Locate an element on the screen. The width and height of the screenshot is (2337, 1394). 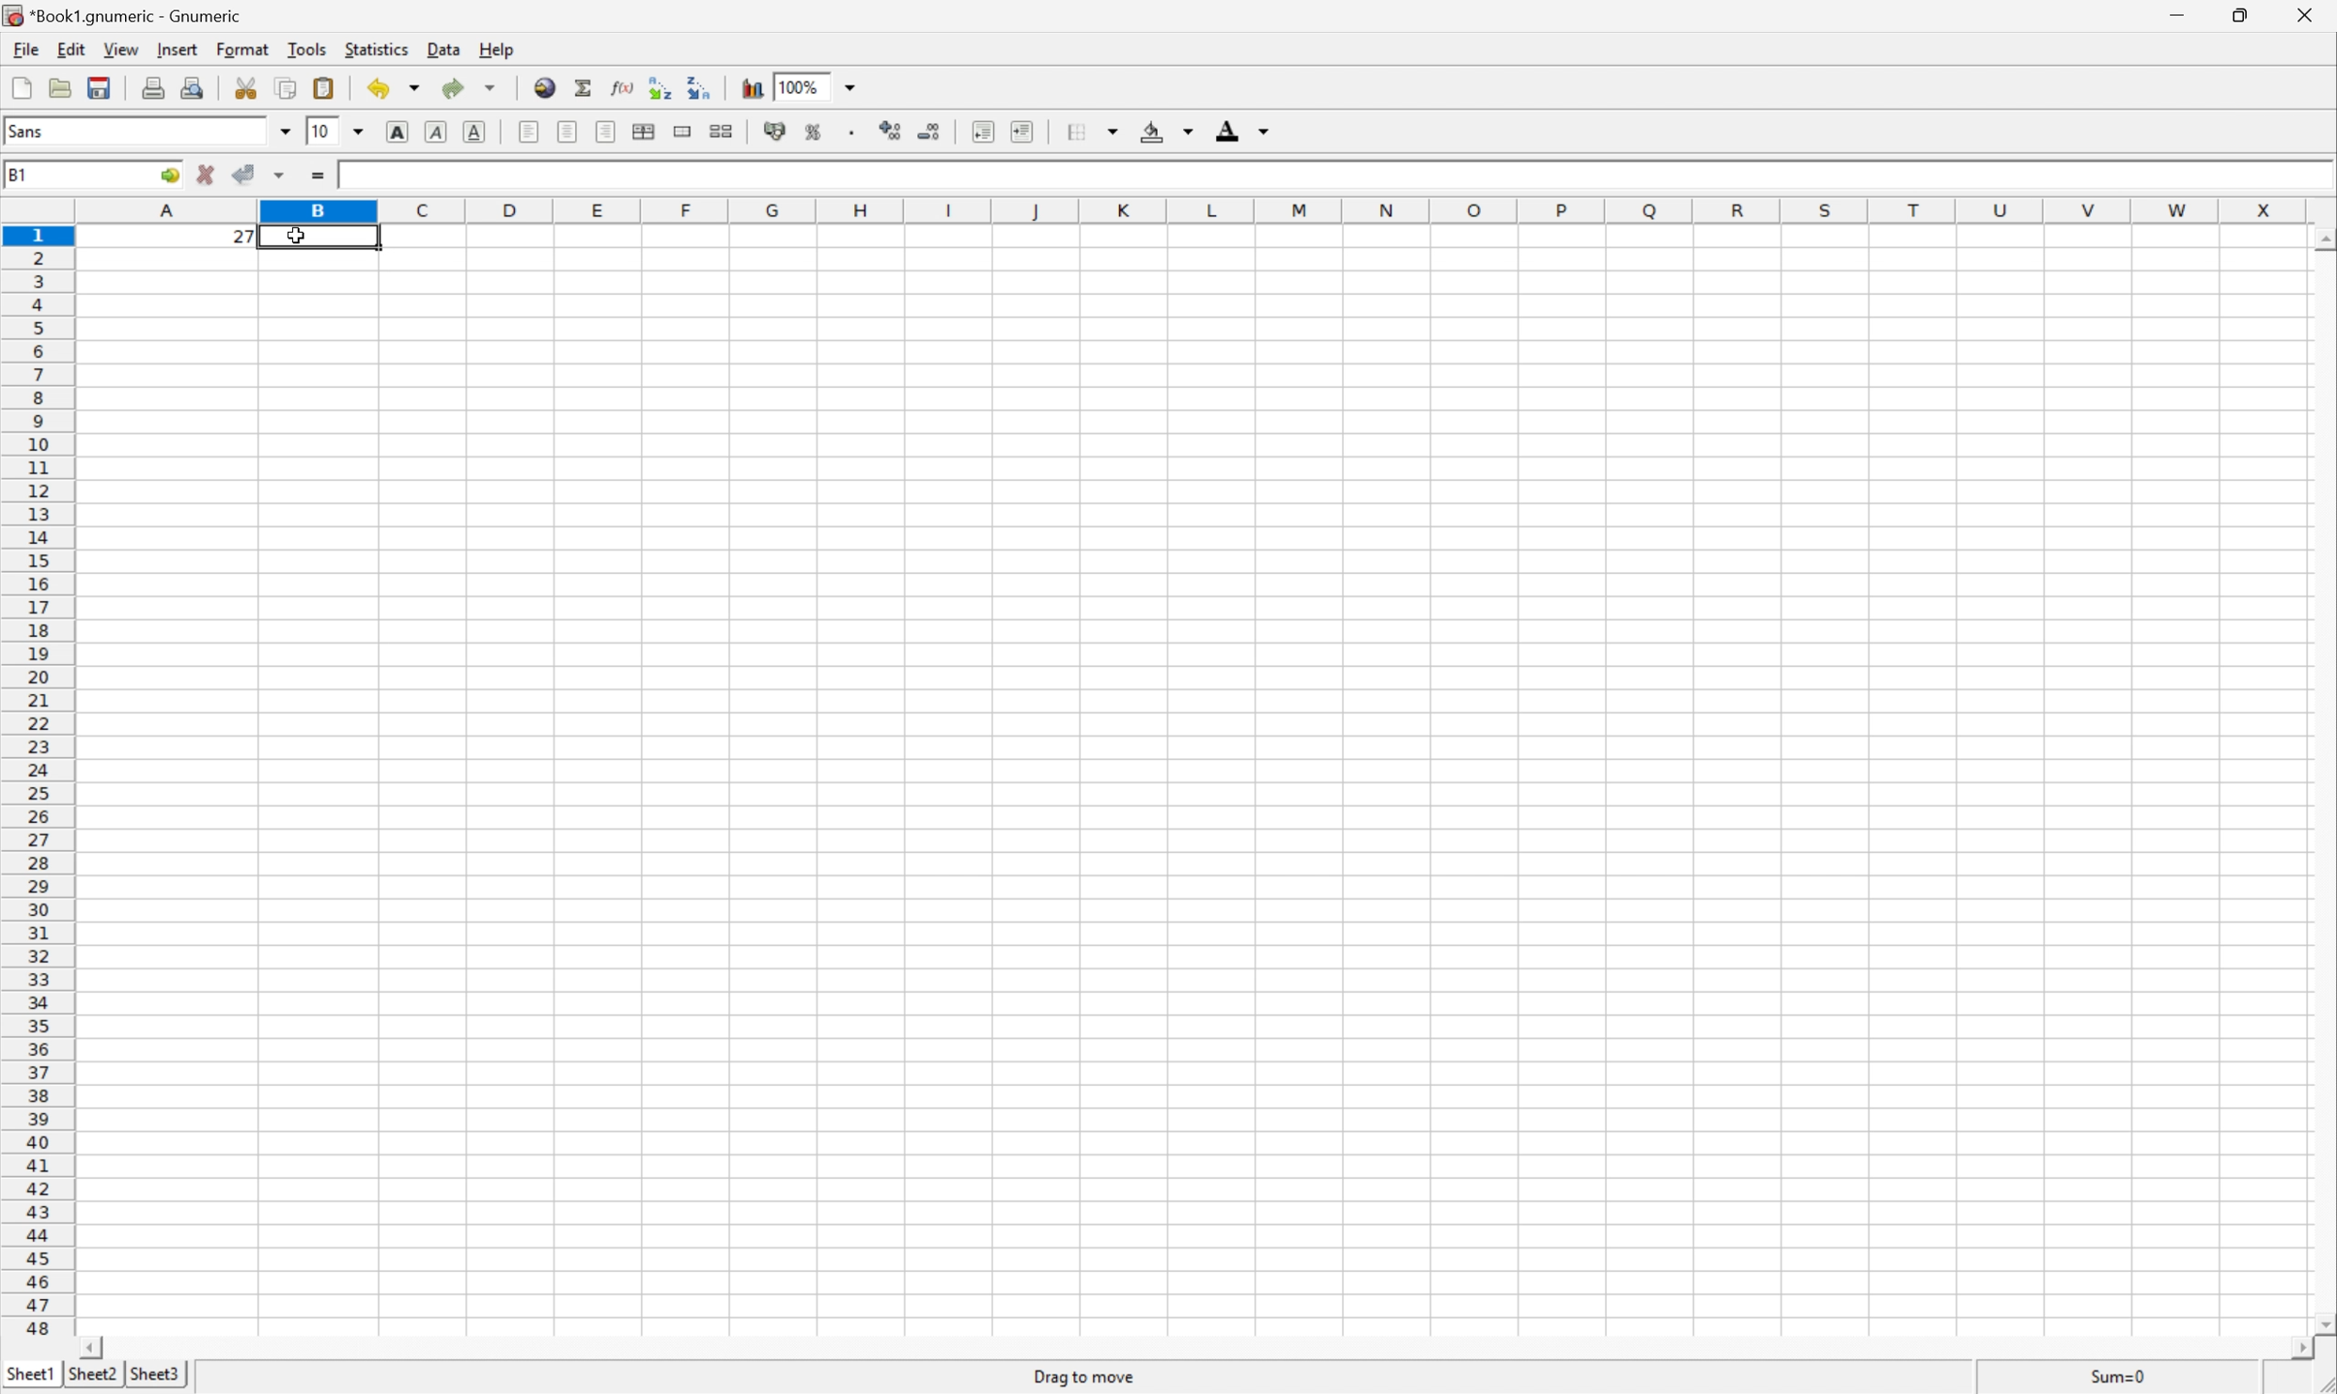
Merge a range of cells is located at coordinates (679, 132).